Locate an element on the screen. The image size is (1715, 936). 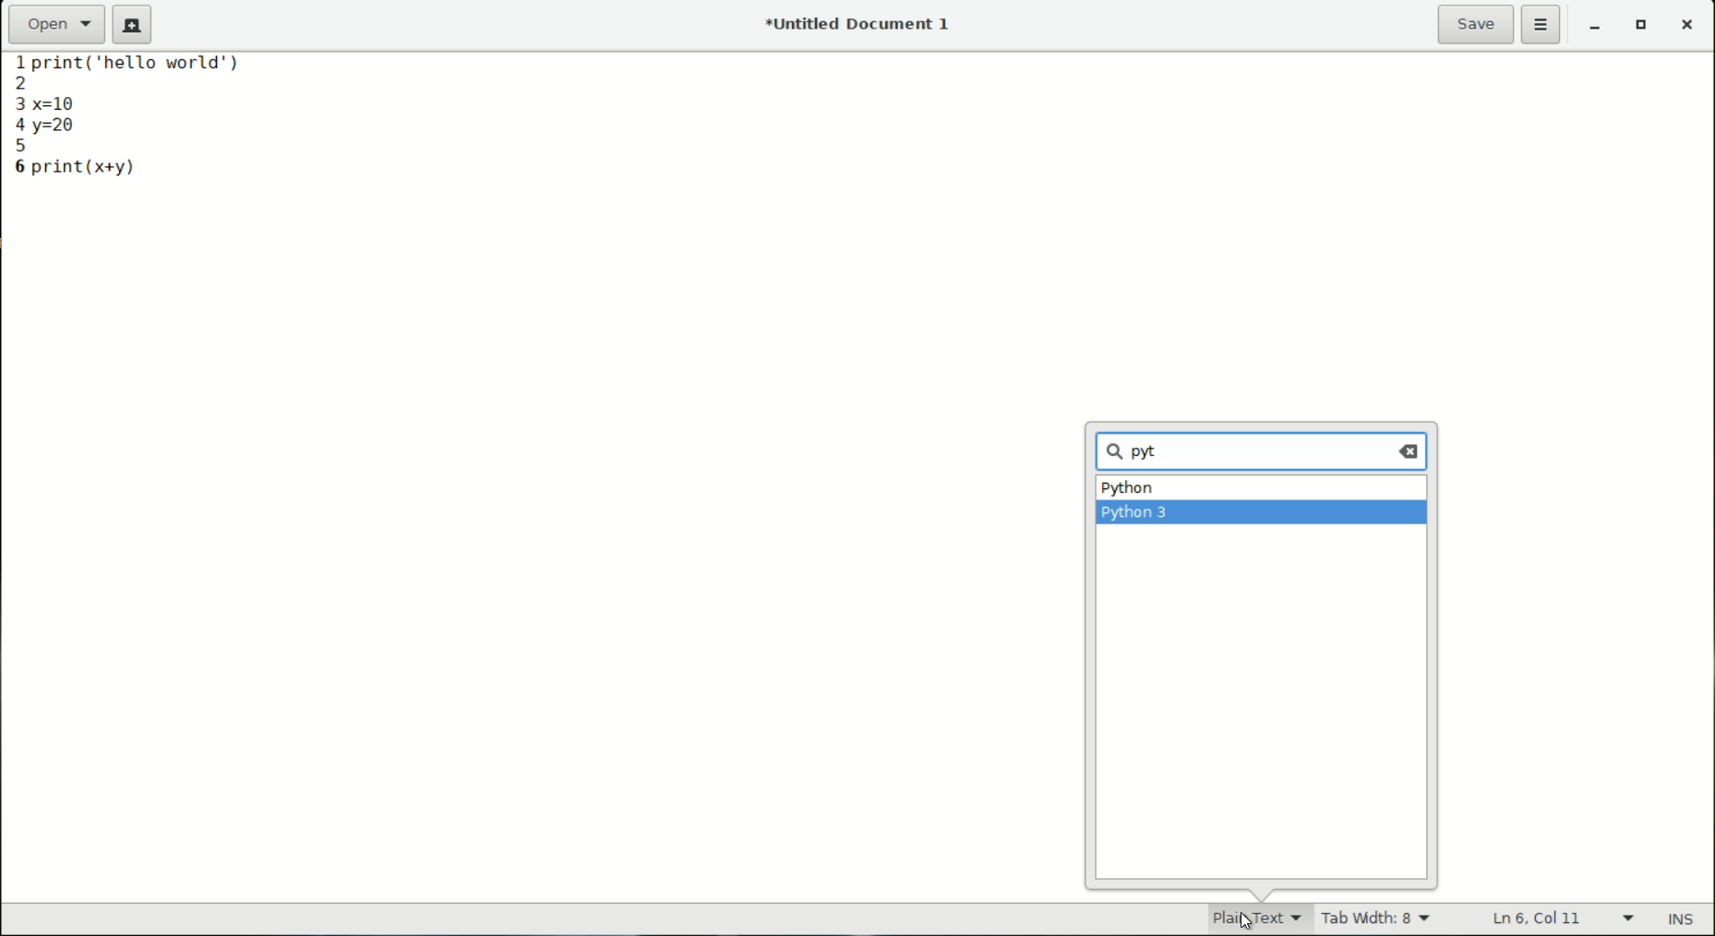
close app is located at coordinates (1689, 28).